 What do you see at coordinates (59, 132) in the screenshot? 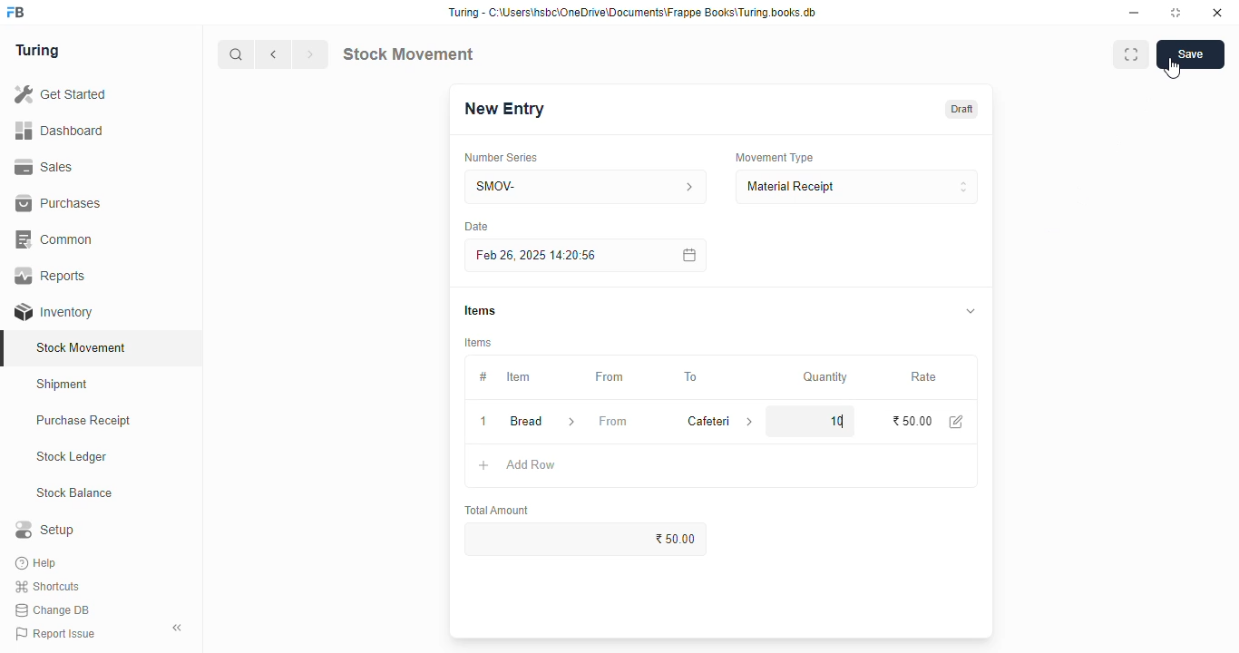
I see `dashboard` at bounding box center [59, 132].